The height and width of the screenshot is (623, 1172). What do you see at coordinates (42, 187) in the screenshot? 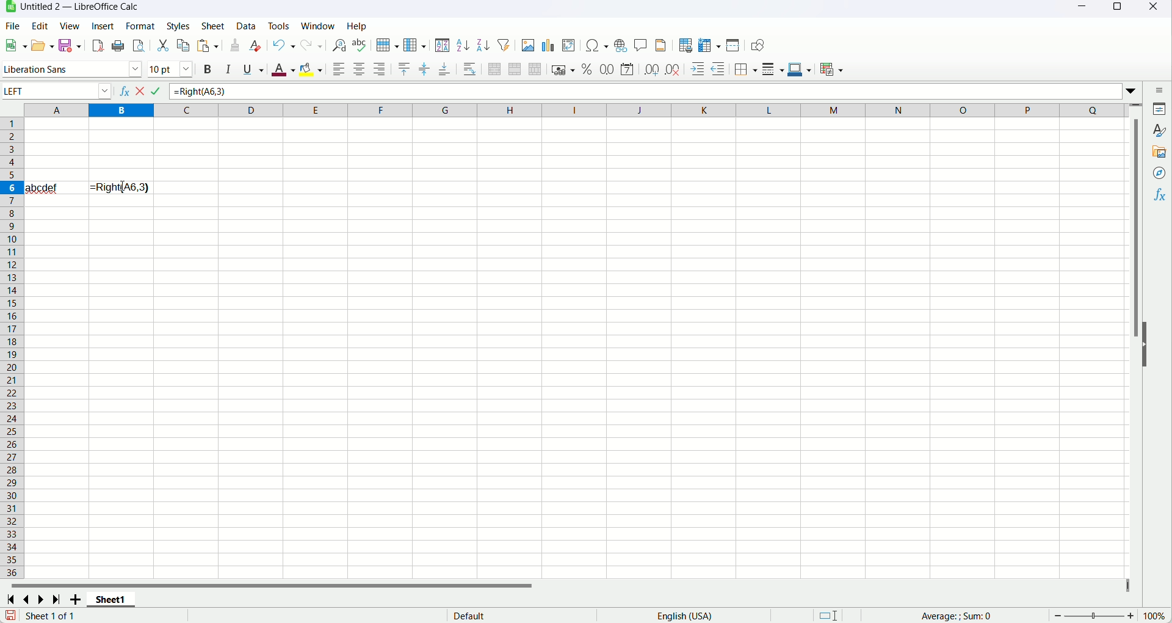
I see `abcdef` at bounding box center [42, 187].